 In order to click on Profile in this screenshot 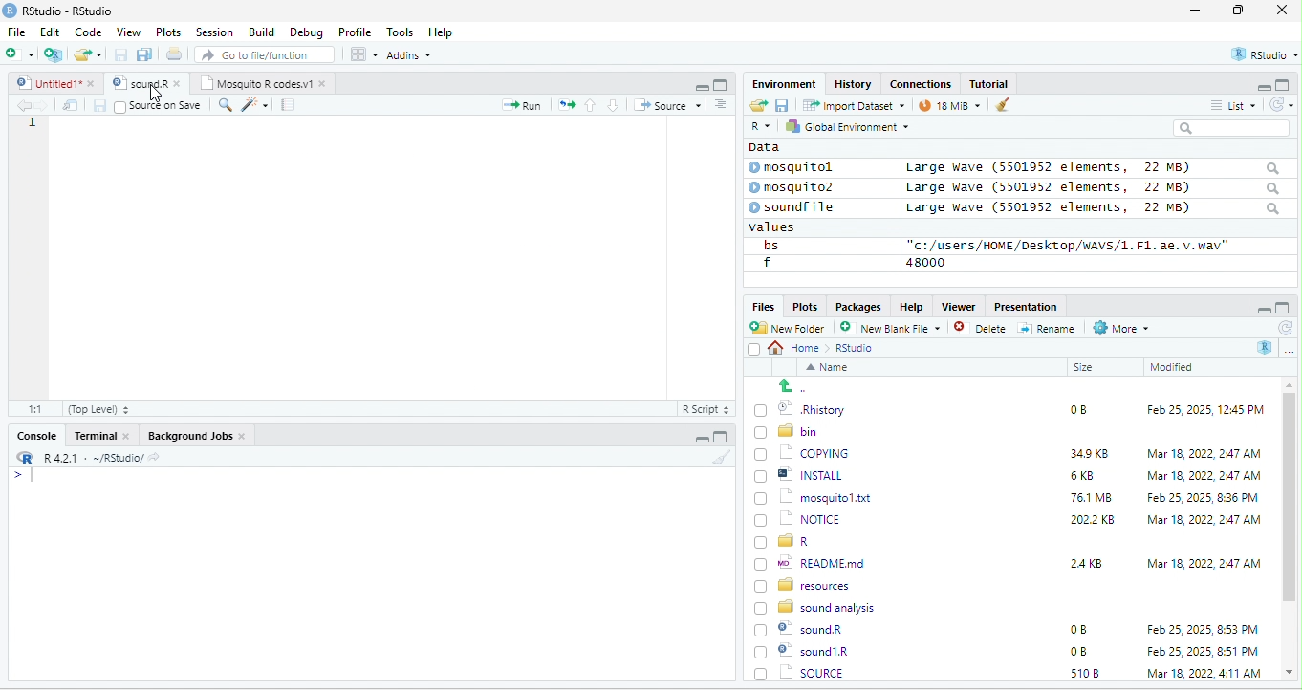, I will do `click(355, 32)`.